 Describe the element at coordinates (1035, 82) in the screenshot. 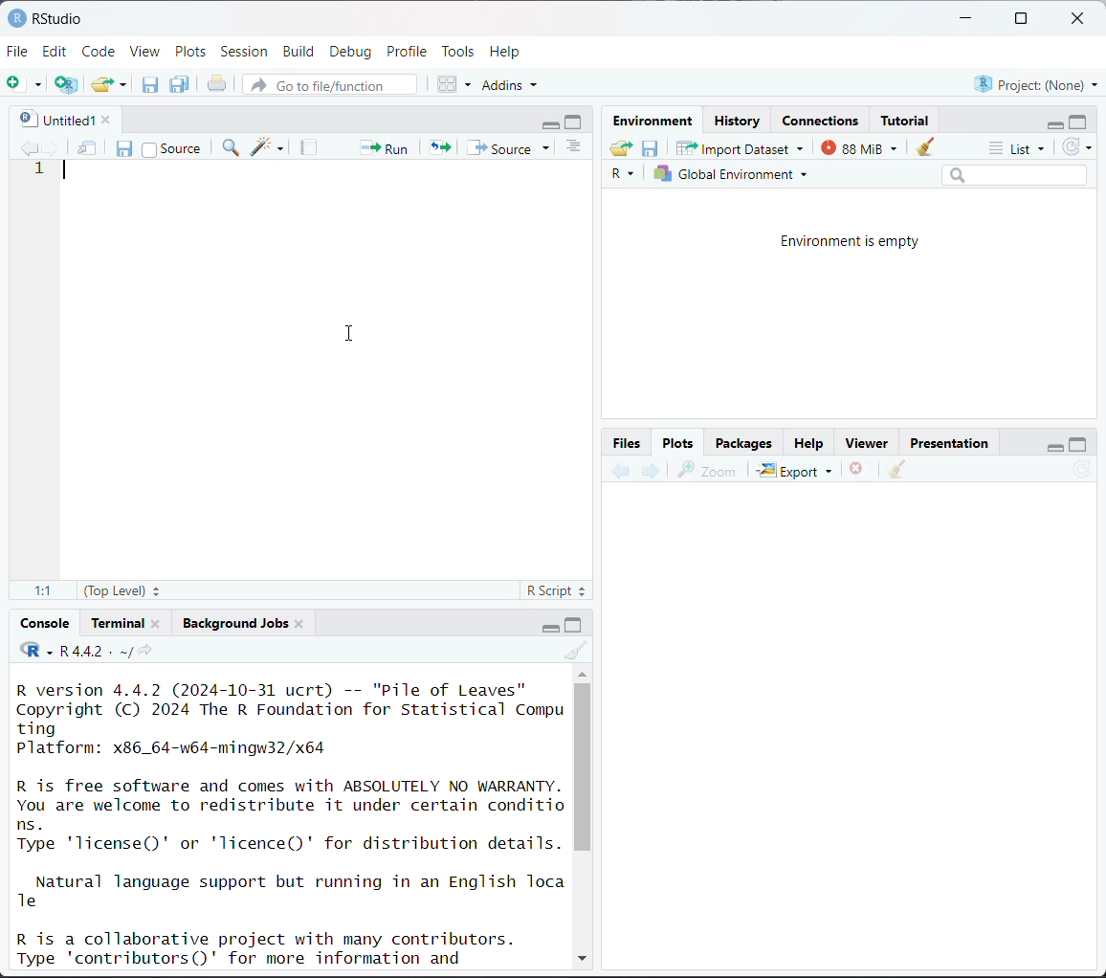

I see `Project:(None)` at that location.